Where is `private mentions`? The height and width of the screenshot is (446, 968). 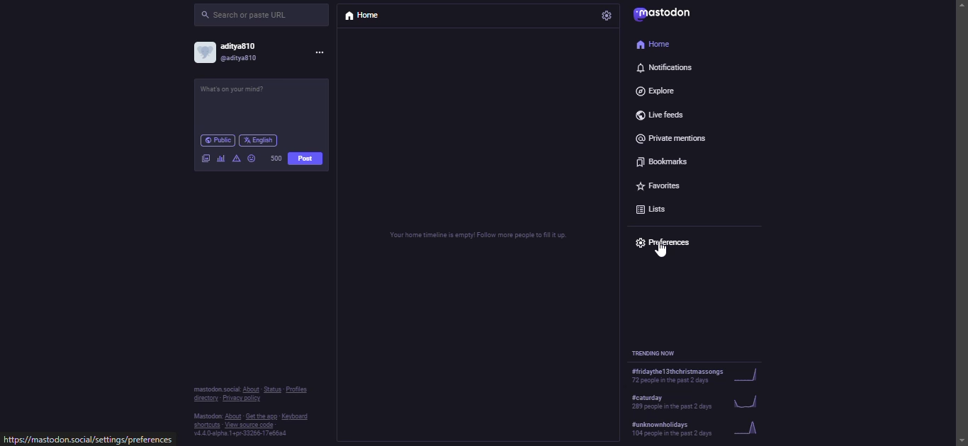
private mentions is located at coordinates (670, 137).